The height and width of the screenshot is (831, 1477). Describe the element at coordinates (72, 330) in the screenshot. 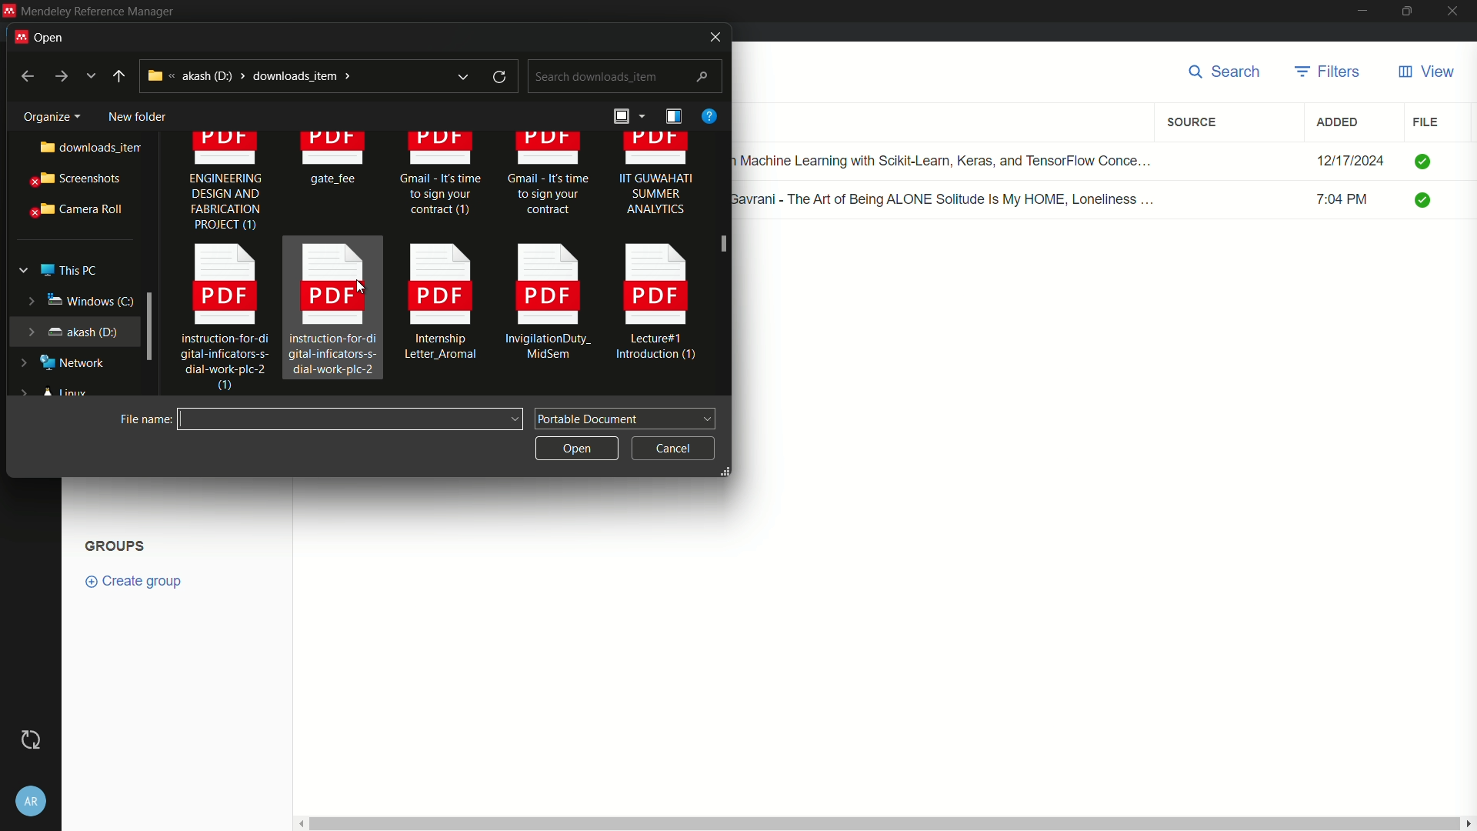

I see `akash (d:)` at that location.